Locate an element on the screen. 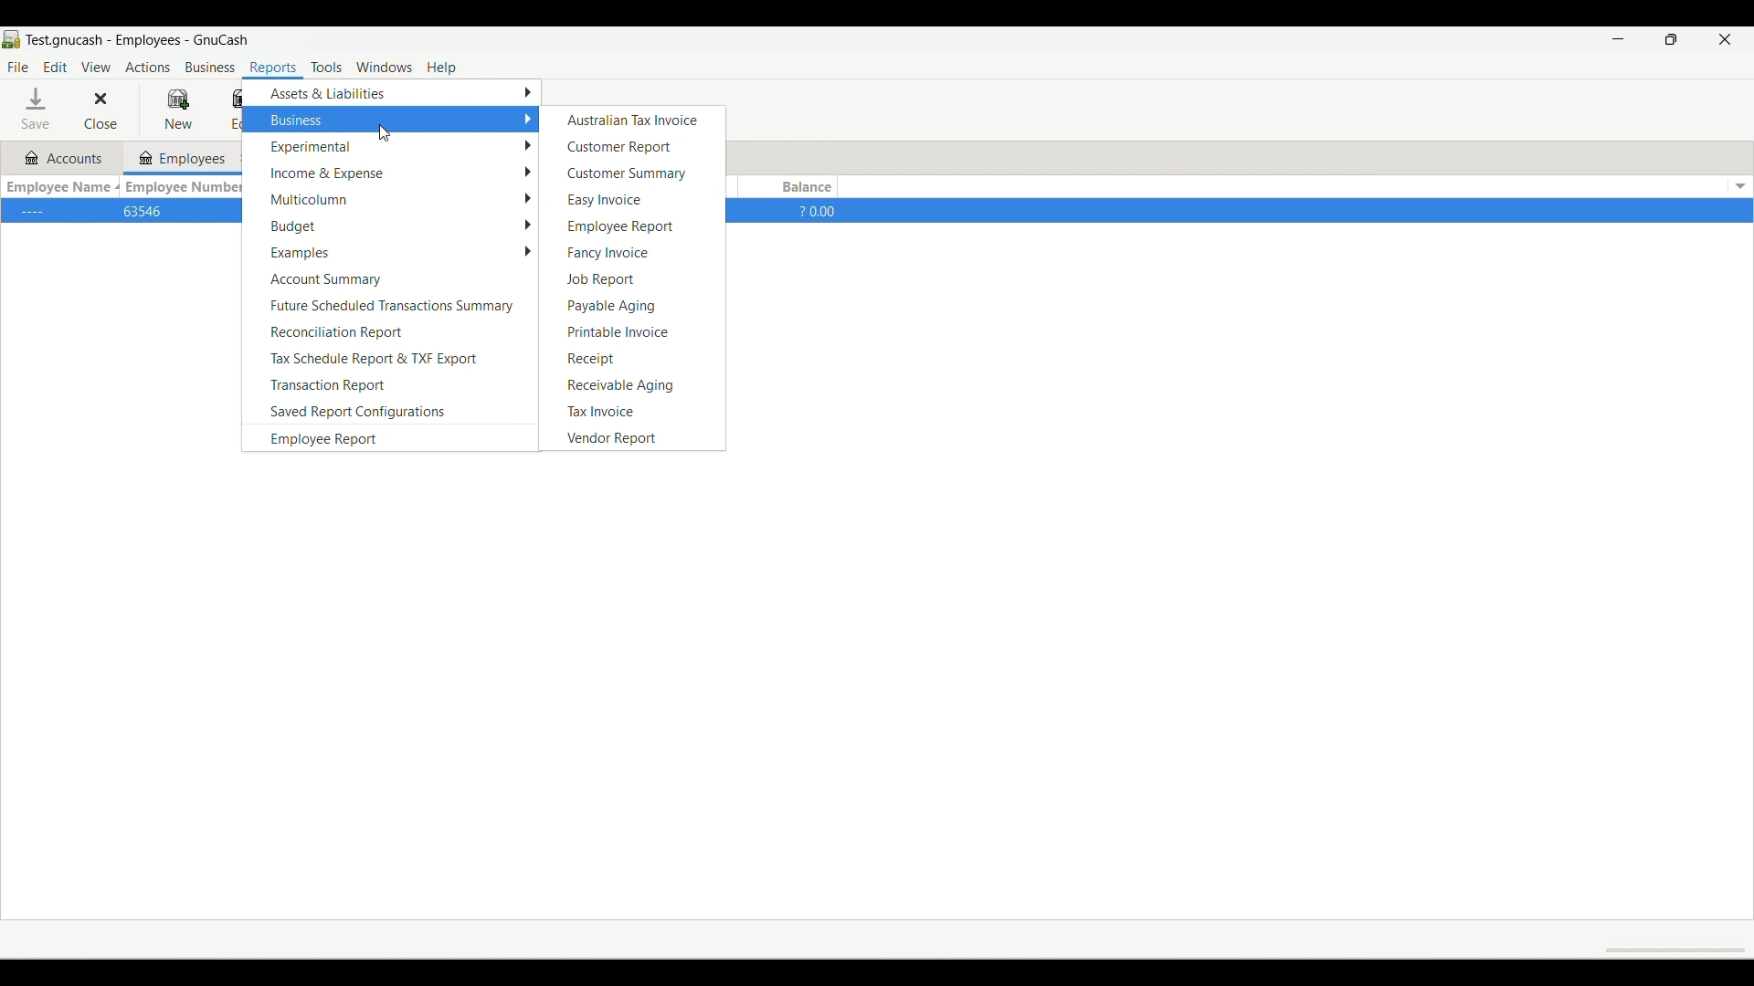  Income and expense options is located at coordinates (391, 173).